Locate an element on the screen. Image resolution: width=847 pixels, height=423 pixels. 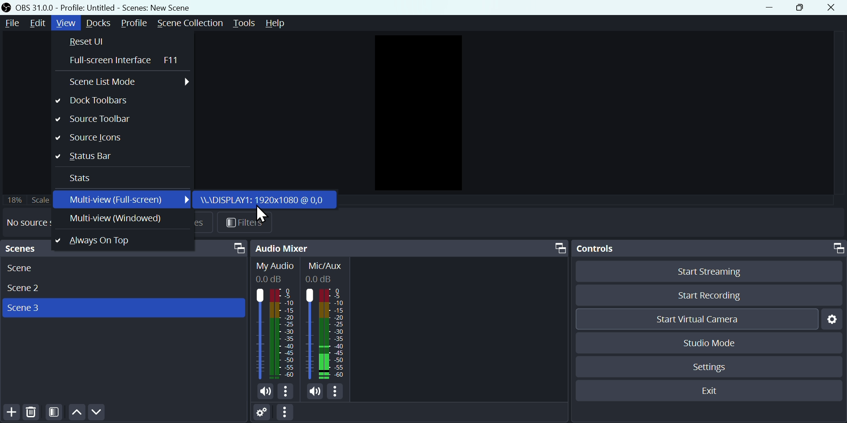
Mic/Aux is located at coordinates (326, 321).